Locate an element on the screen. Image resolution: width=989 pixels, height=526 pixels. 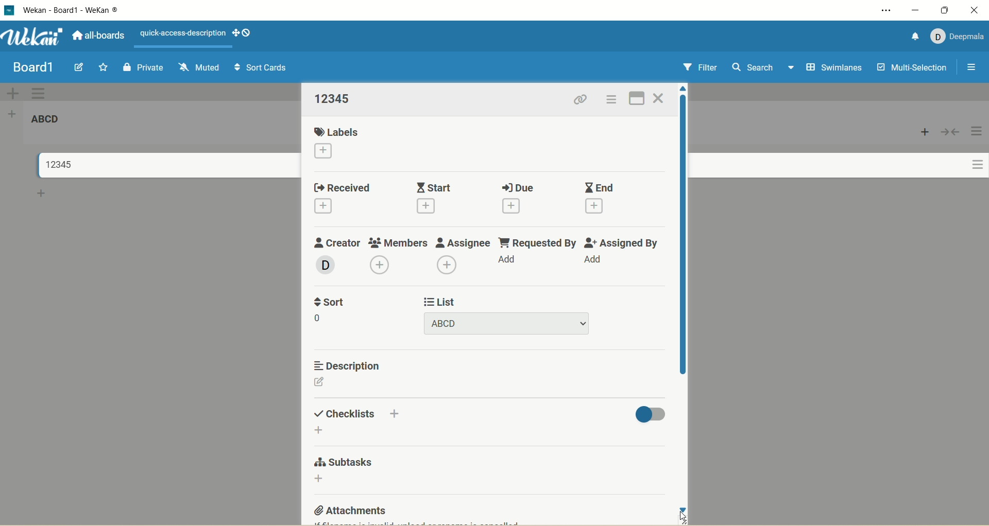
edit is located at coordinates (78, 67).